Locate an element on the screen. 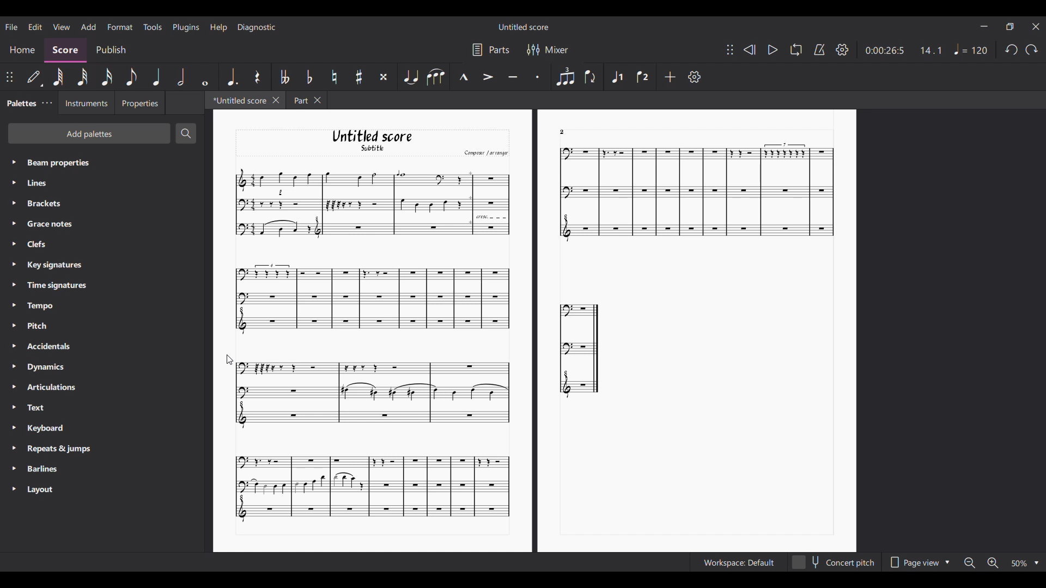 This screenshot has height=588, width=1046. Format menu is located at coordinates (120, 27).